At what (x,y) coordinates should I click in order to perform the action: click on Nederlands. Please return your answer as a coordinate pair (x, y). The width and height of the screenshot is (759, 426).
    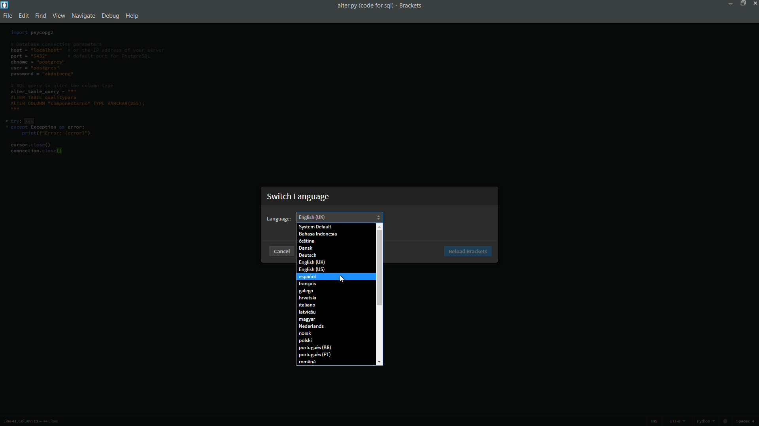
    Looking at the image, I should click on (336, 325).